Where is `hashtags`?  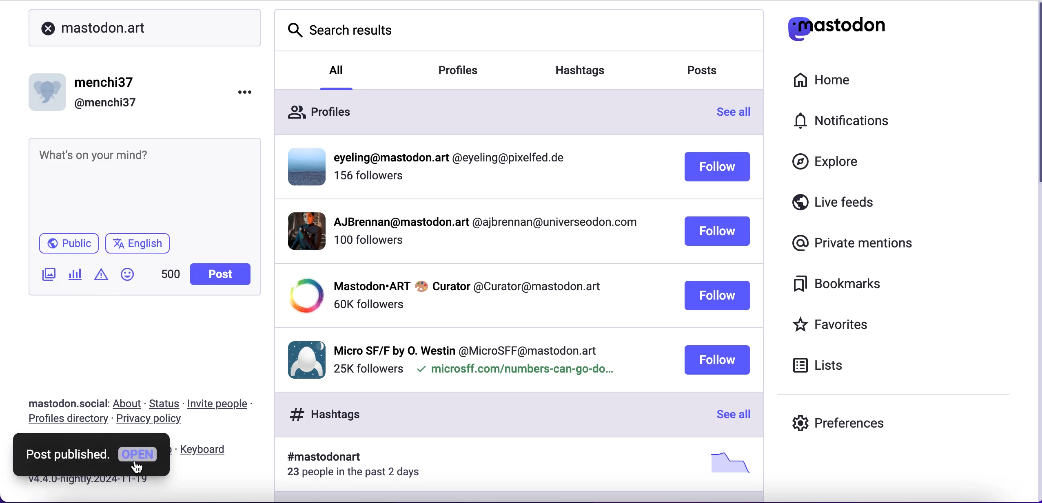
hashtags is located at coordinates (591, 67).